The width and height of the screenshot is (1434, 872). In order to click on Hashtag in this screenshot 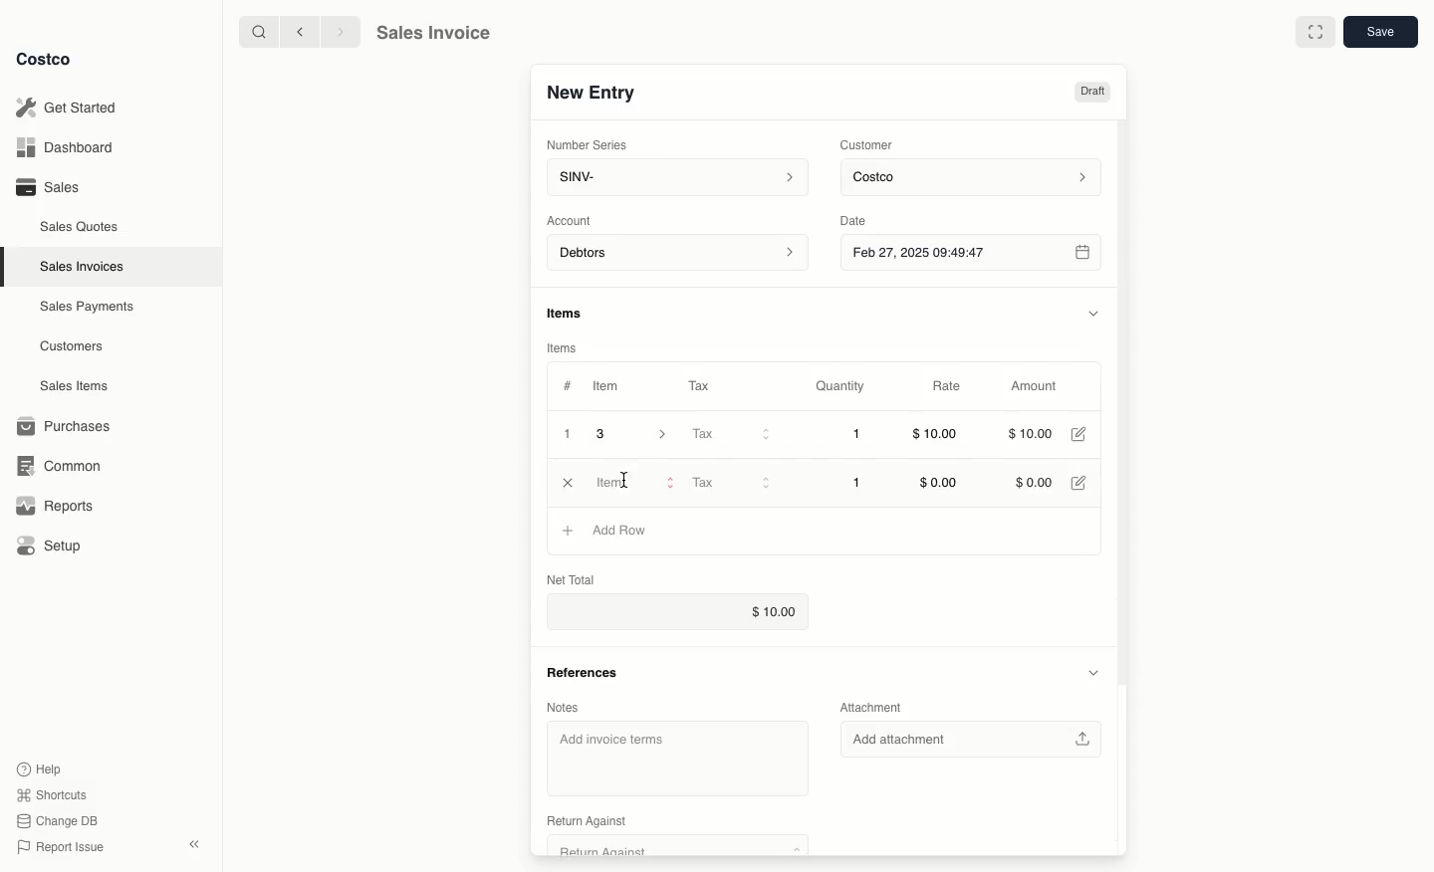, I will do `click(567, 386)`.